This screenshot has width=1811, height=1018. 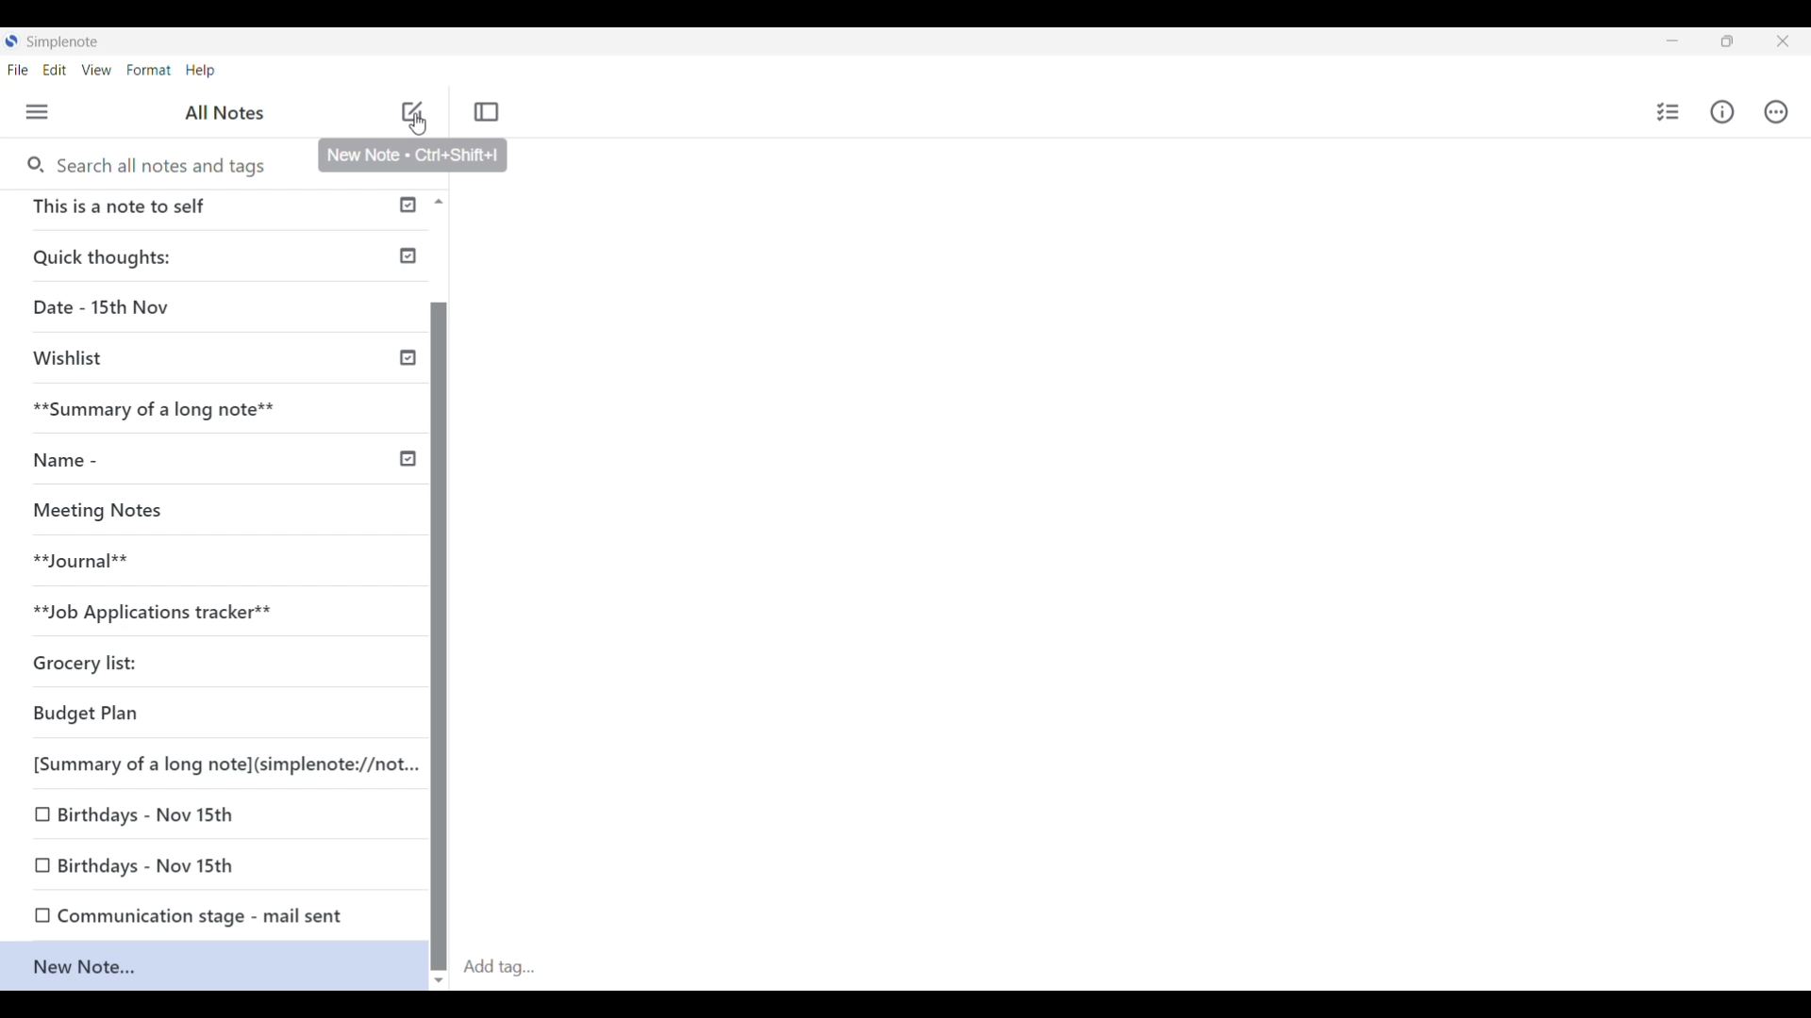 What do you see at coordinates (407, 332) in the screenshot?
I see `Check icon indicating published notes` at bounding box center [407, 332].